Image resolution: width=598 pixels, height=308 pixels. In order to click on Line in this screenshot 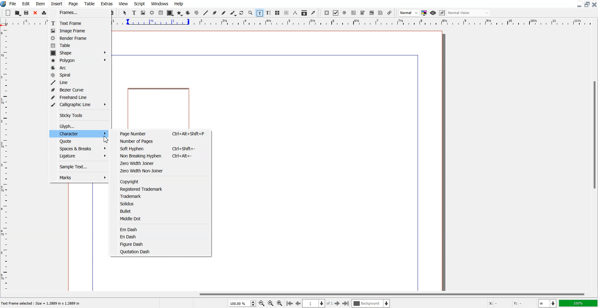, I will do `click(79, 82)`.